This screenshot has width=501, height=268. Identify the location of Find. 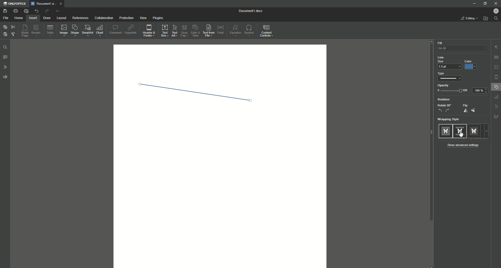
(5, 47).